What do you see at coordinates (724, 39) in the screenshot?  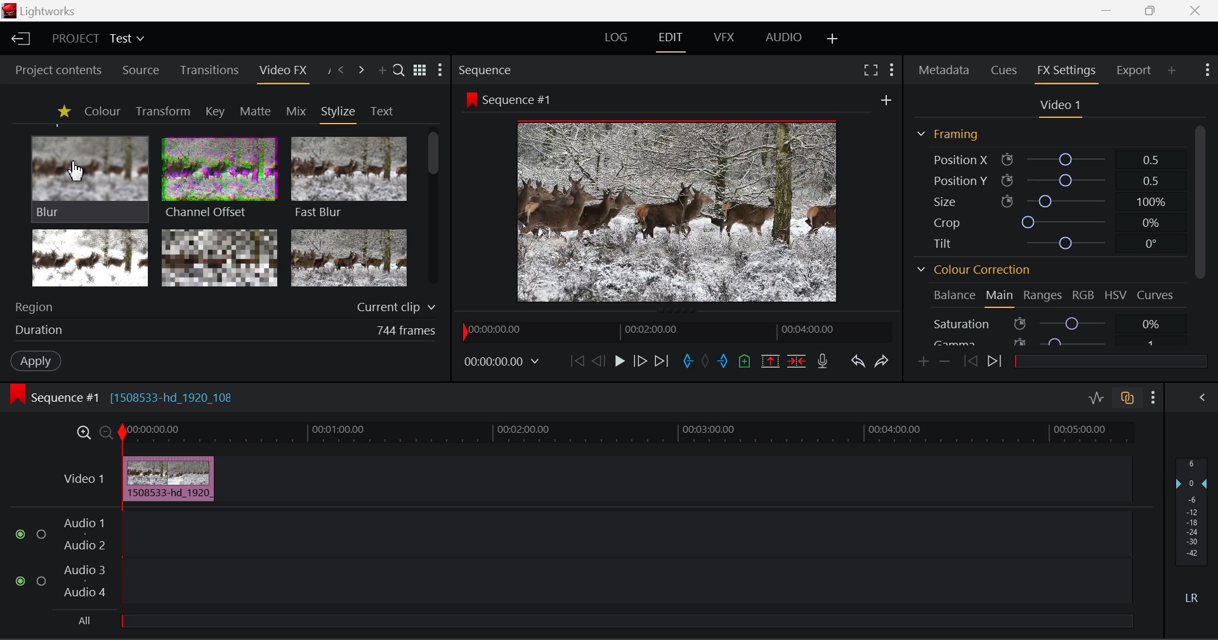 I see `VFX Layout` at bounding box center [724, 39].